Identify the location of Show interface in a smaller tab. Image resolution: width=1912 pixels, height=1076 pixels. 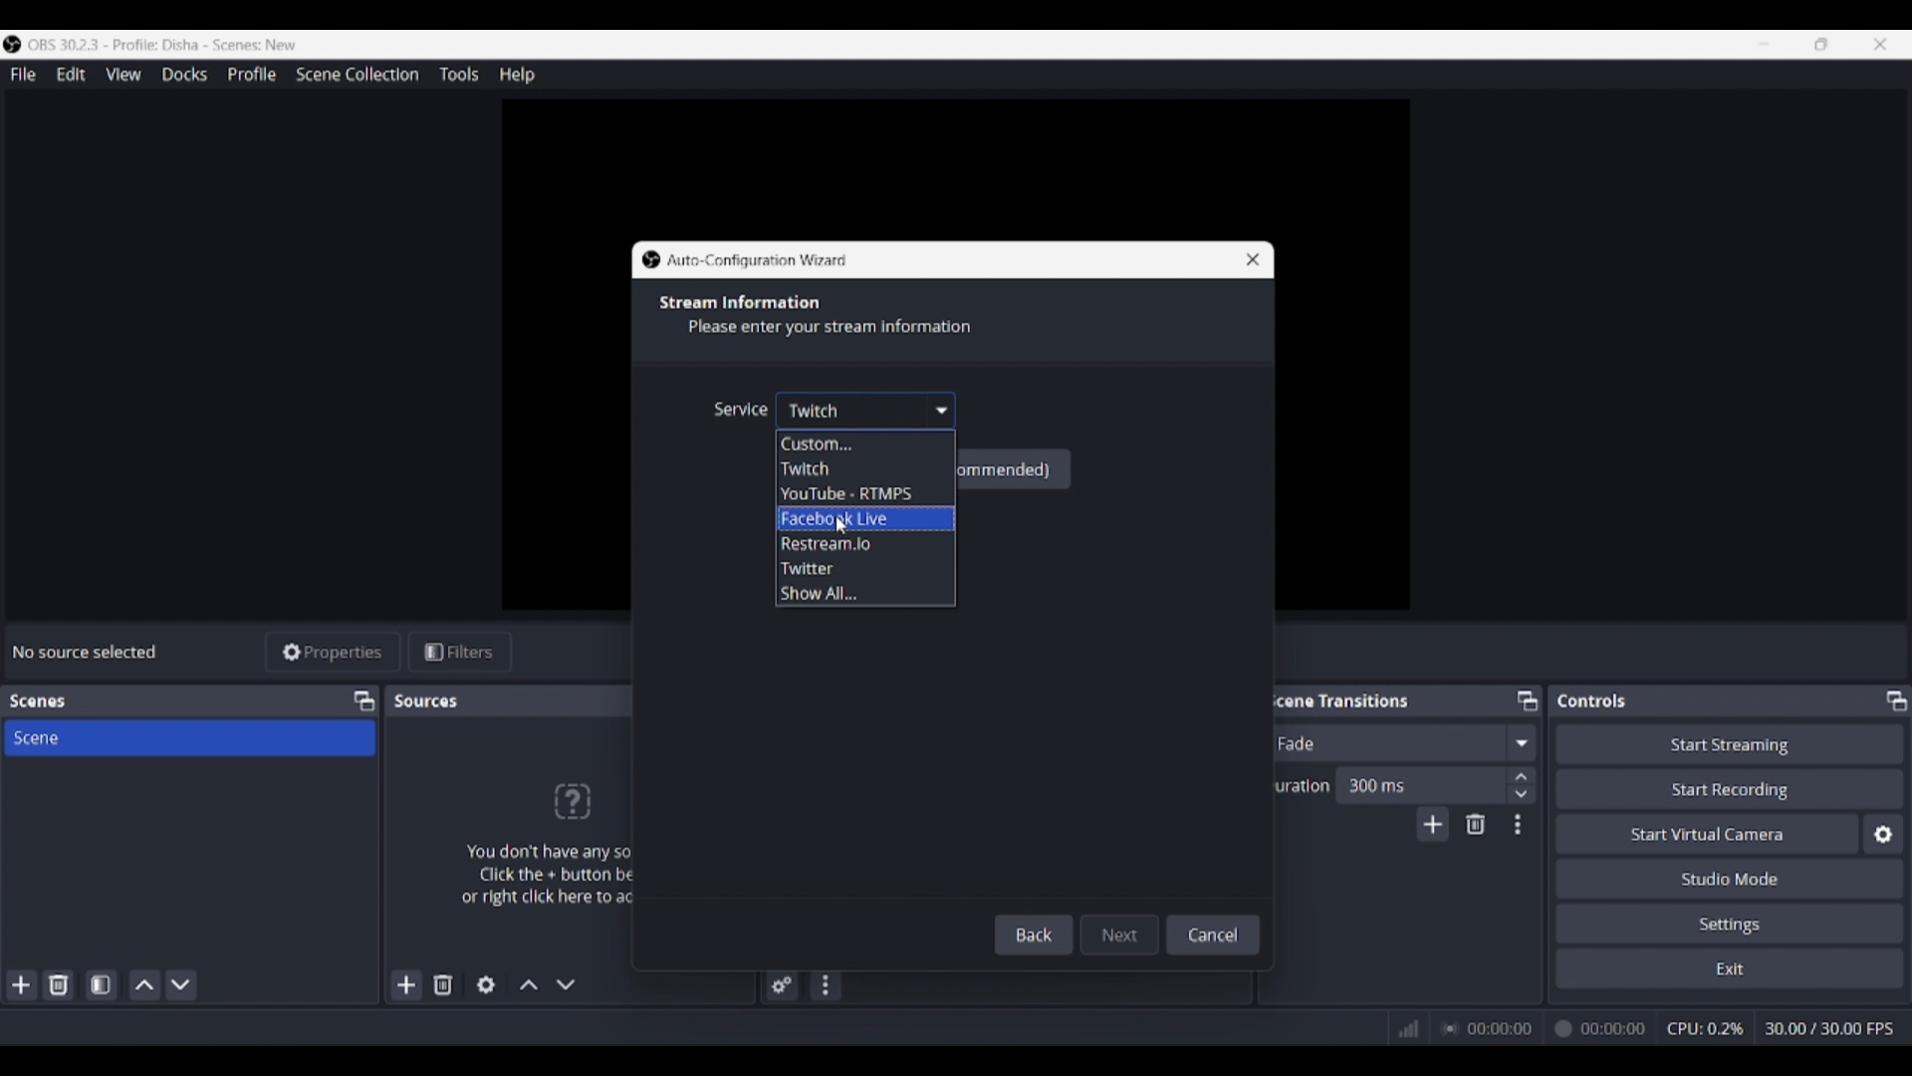
(1821, 44).